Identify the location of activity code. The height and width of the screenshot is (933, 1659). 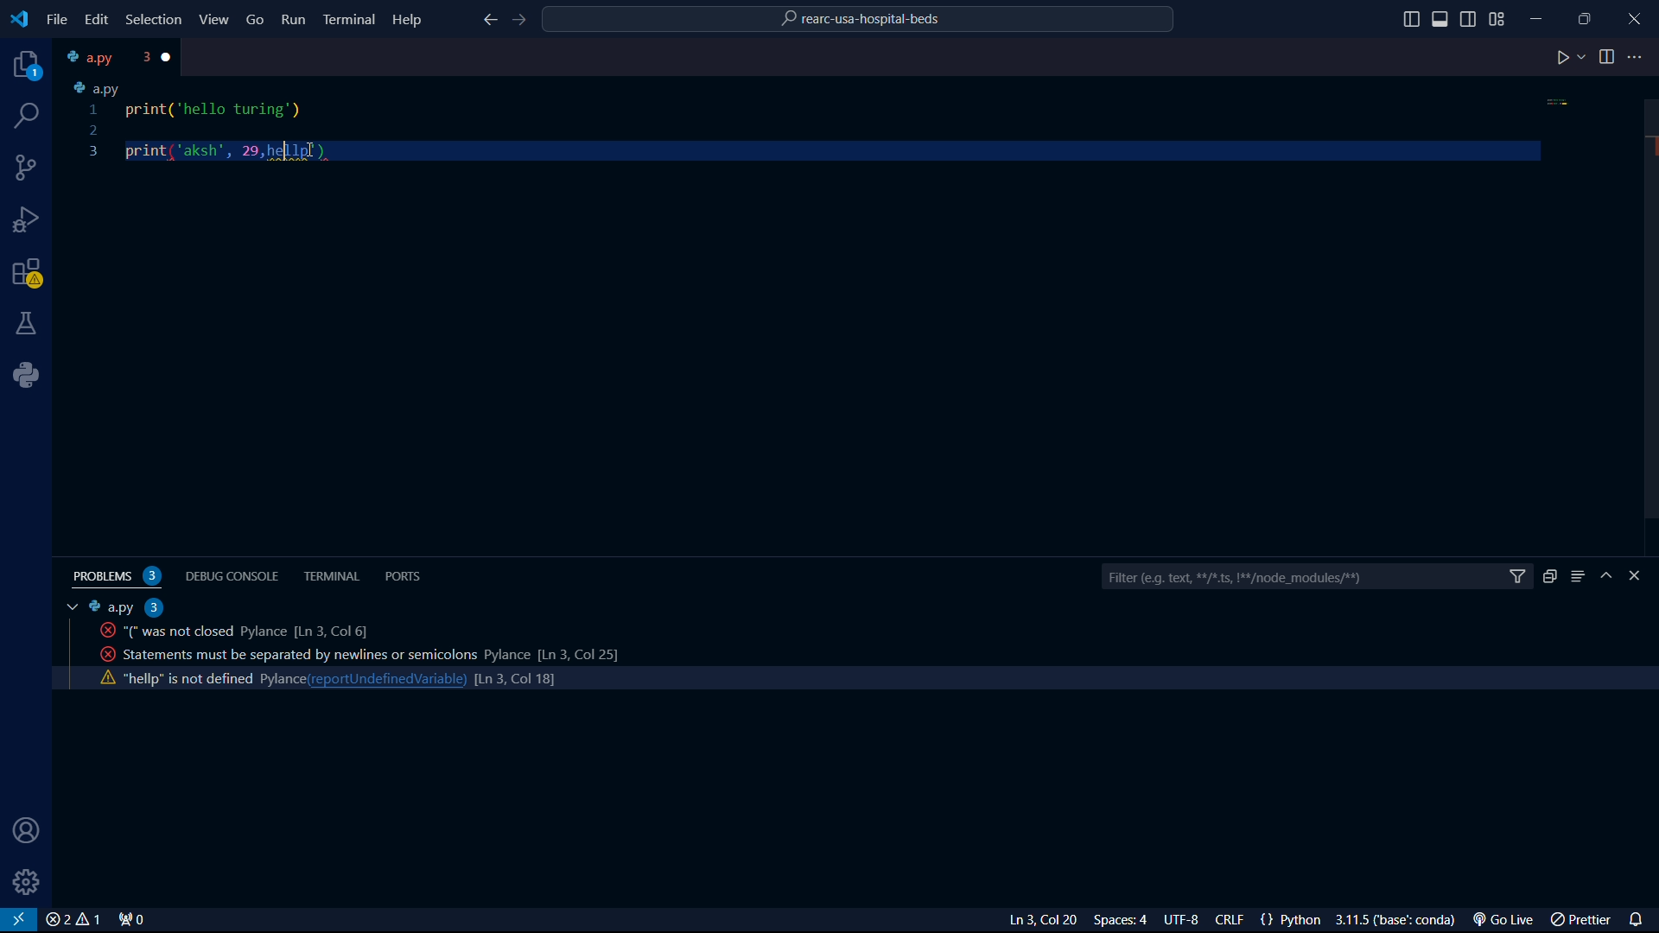
(348, 653).